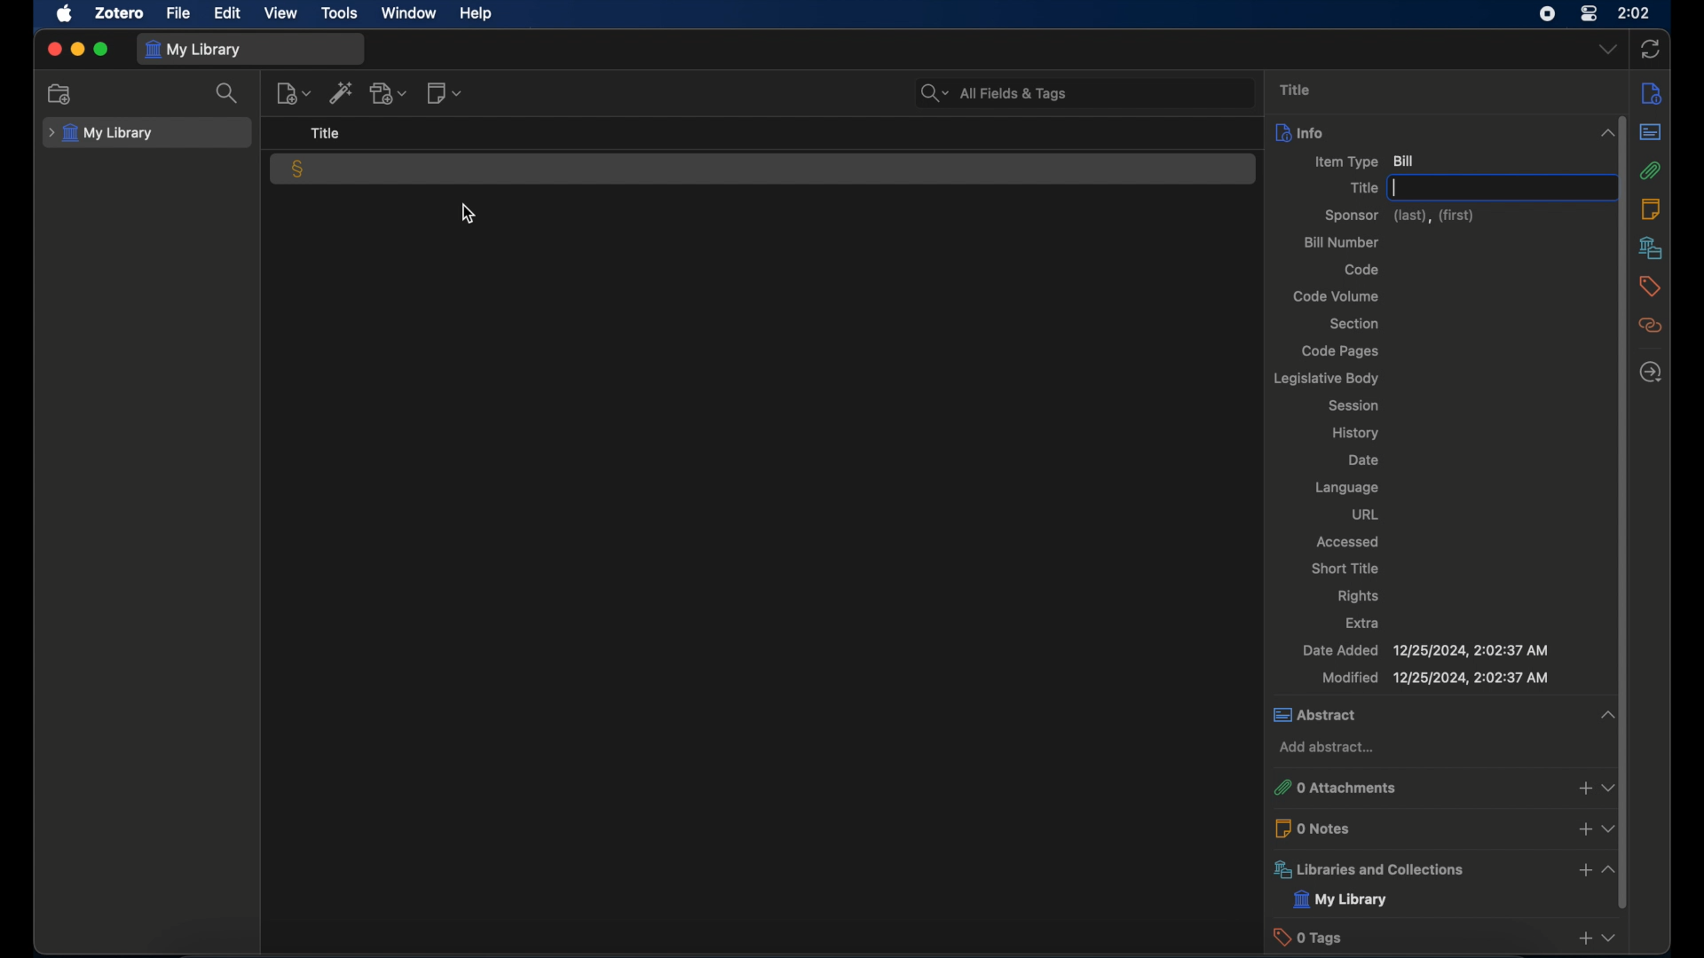 The image size is (1704, 958). What do you see at coordinates (53, 47) in the screenshot?
I see `close` at bounding box center [53, 47].